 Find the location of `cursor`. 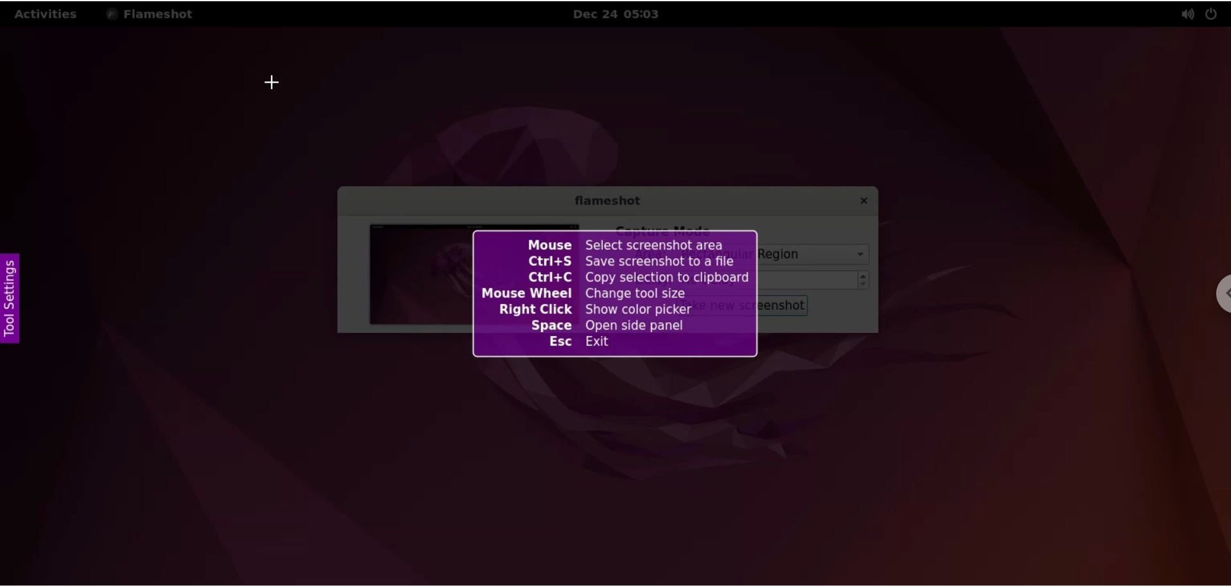

cursor is located at coordinates (273, 85).